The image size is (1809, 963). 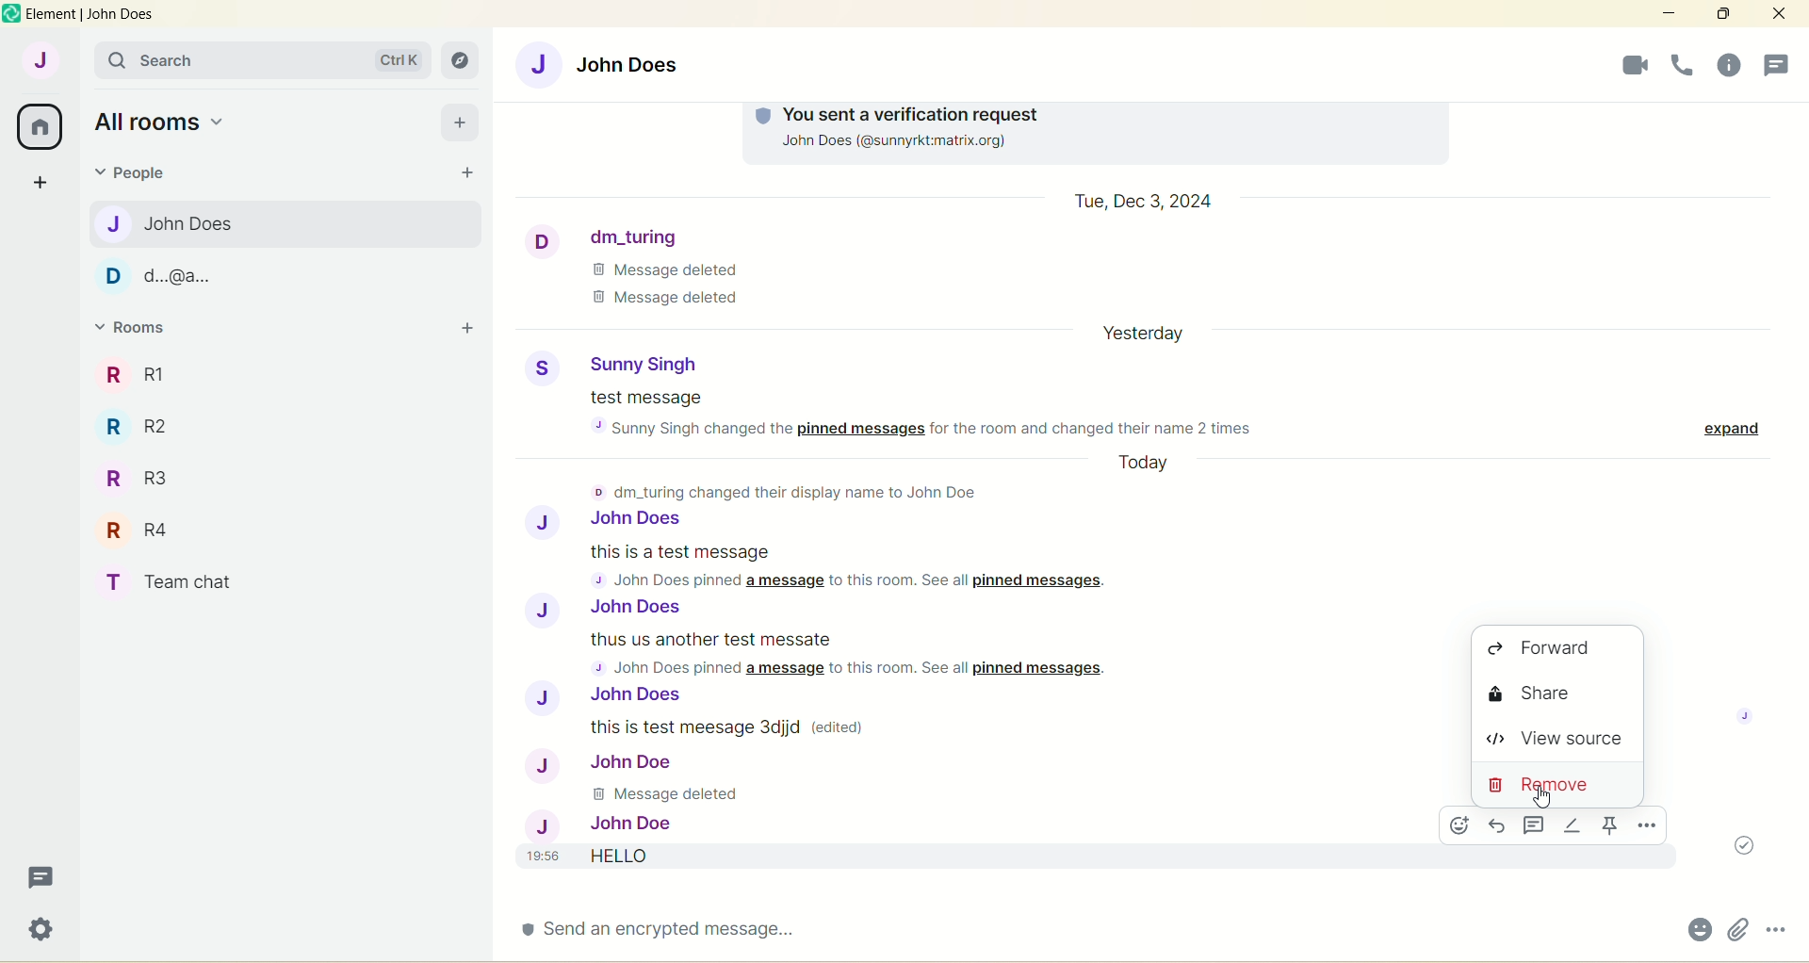 I want to click on test message, so click(x=649, y=399).